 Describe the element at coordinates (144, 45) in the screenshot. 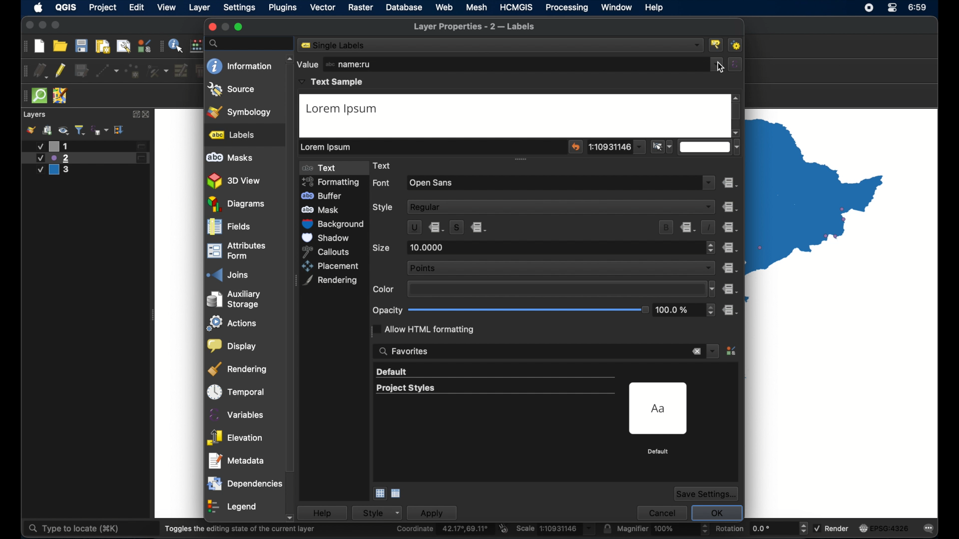

I see `style manager` at that location.